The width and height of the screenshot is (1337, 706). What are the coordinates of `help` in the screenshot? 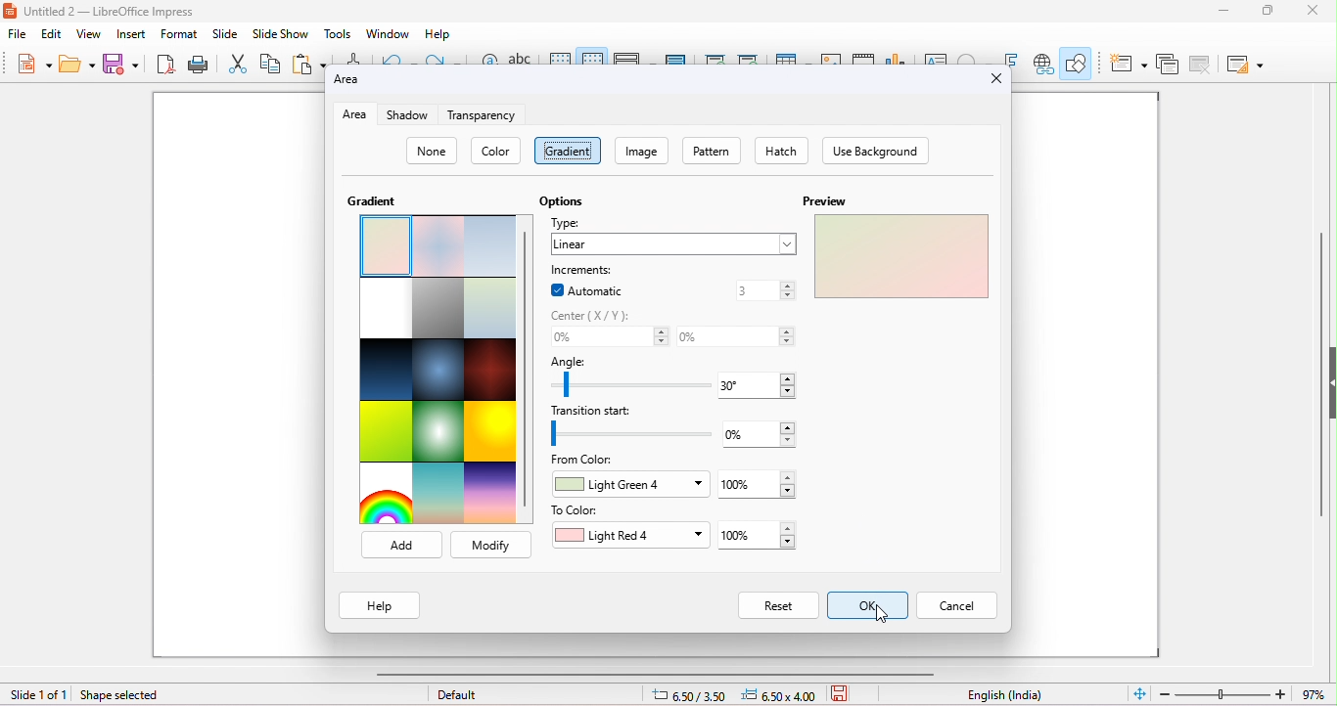 It's located at (379, 604).